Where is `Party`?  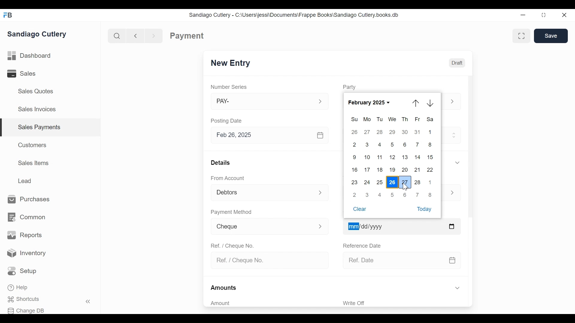 Party is located at coordinates (349, 87).